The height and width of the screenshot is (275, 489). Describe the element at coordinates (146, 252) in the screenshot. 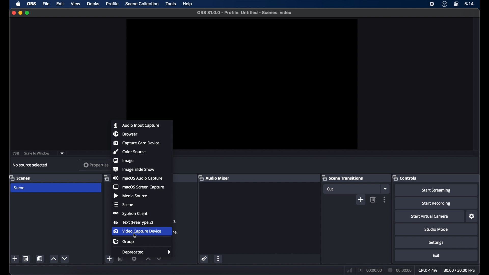

I see `deprecated menu` at that location.